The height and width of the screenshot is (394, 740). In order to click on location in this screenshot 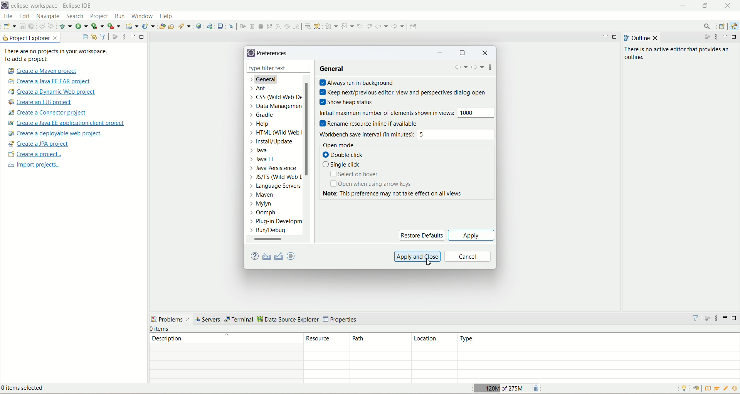, I will do `click(433, 343)`.